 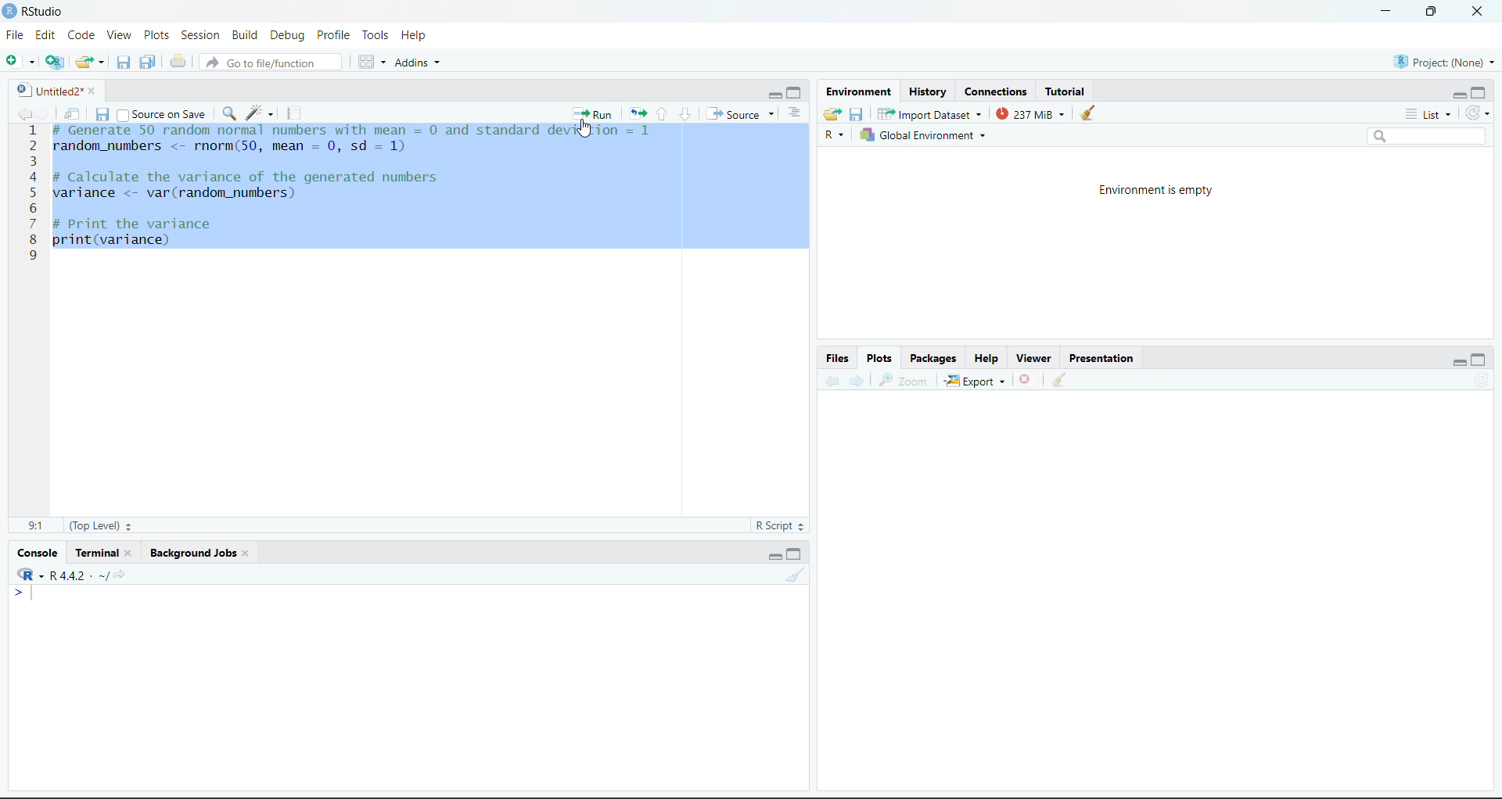 What do you see at coordinates (1479, 359) in the screenshot?
I see `maximize` at bounding box center [1479, 359].